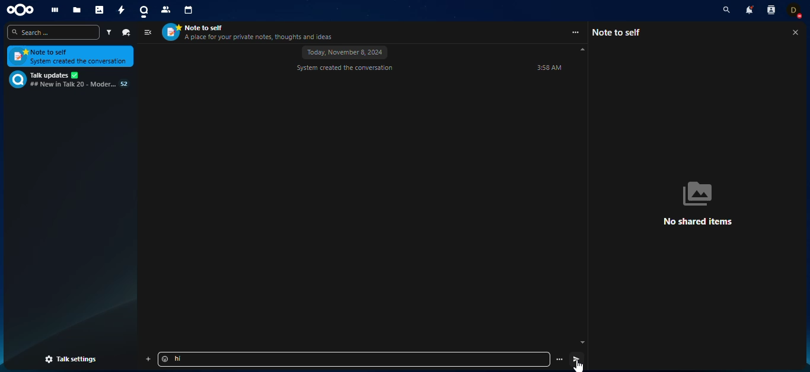  What do you see at coordinates (127, 32) in the screenshot?
I see `new chat` at bounding box center [127, 32].